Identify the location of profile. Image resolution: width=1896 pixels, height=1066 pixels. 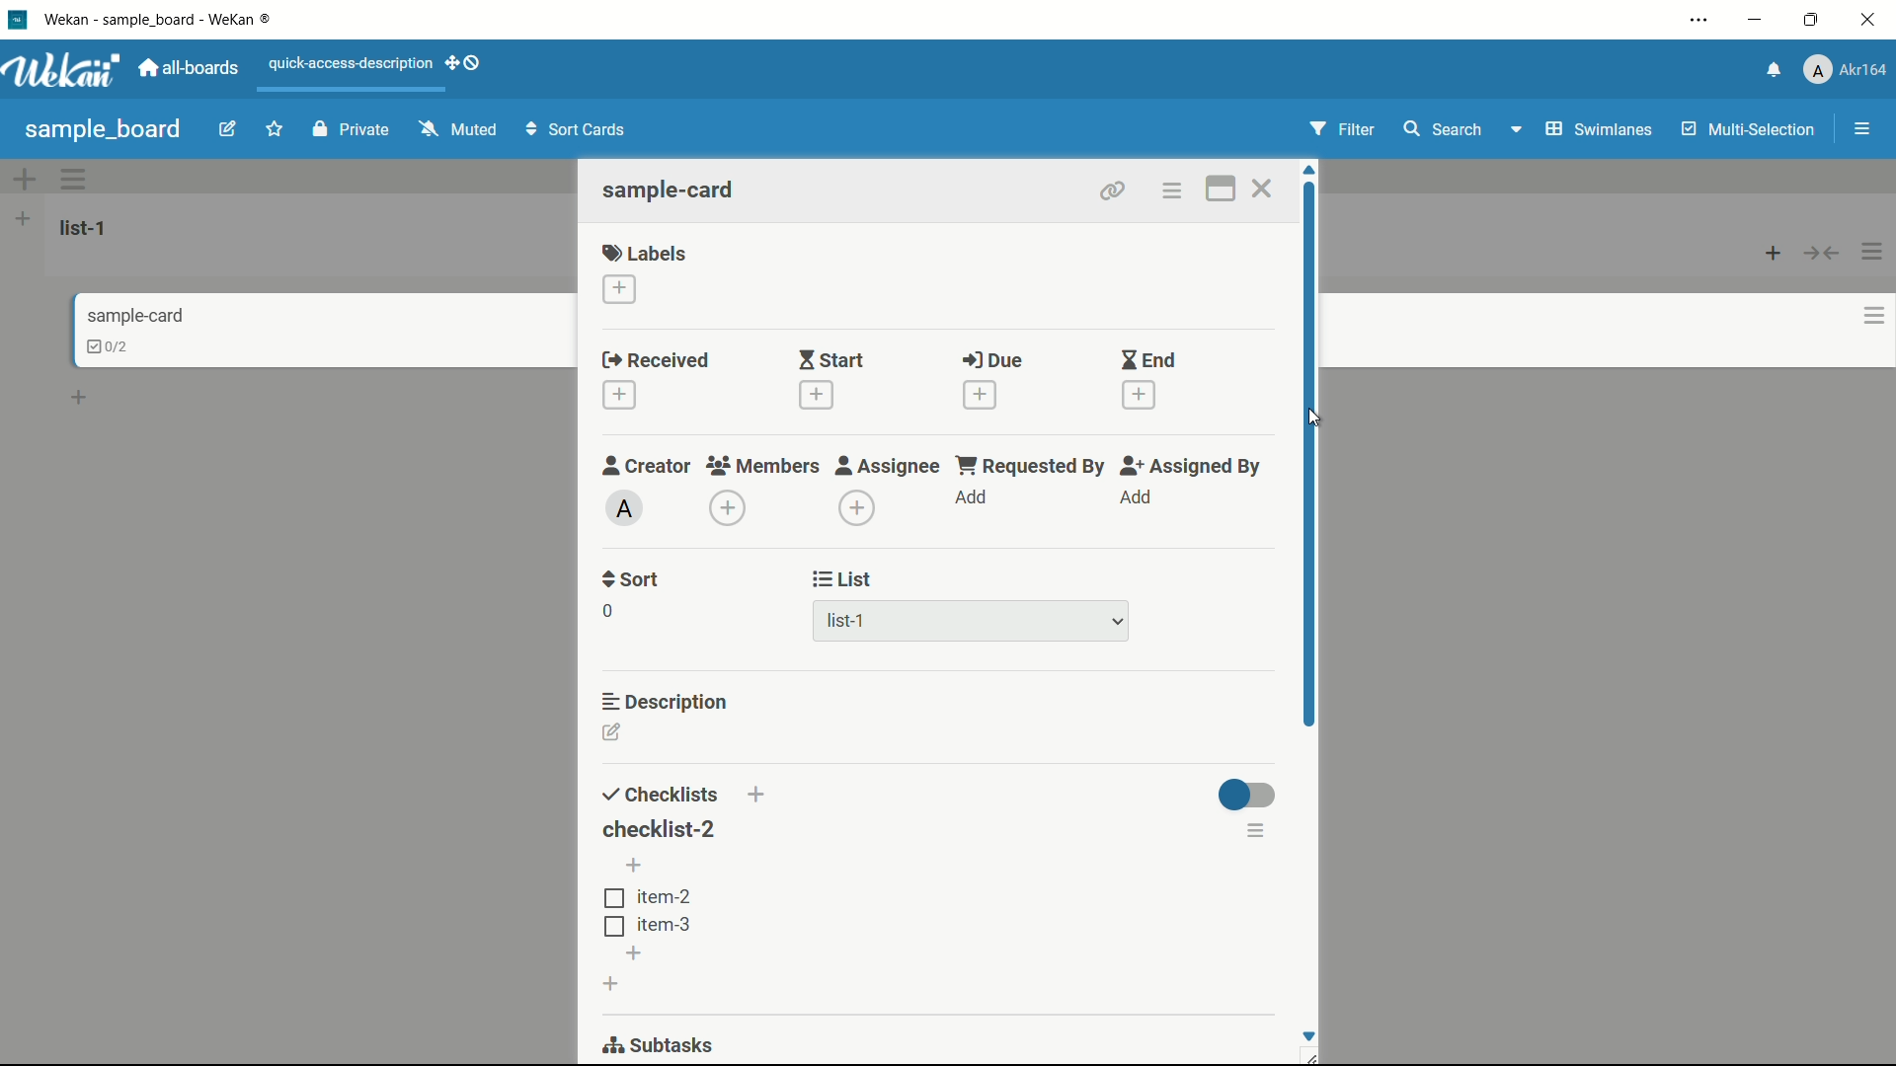
(1849, 70).